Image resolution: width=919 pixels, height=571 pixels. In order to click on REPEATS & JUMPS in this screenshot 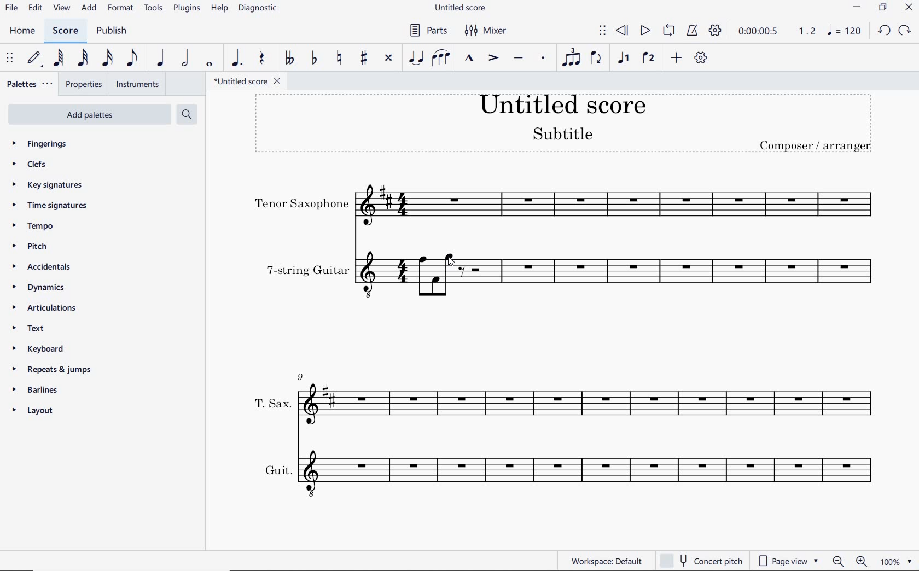, I will do `click(53, 370)`.